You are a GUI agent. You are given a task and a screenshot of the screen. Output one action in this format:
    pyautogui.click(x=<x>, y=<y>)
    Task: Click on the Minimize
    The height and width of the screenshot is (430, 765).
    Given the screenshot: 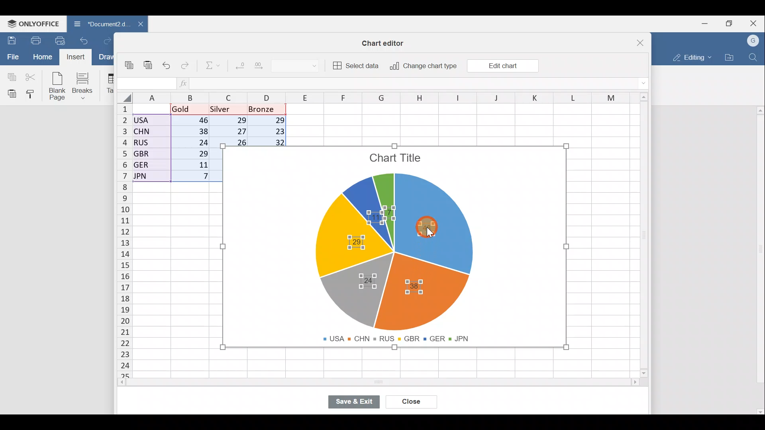 What is the action you would take?
    pyautogui.click(x=708, y=23)
    